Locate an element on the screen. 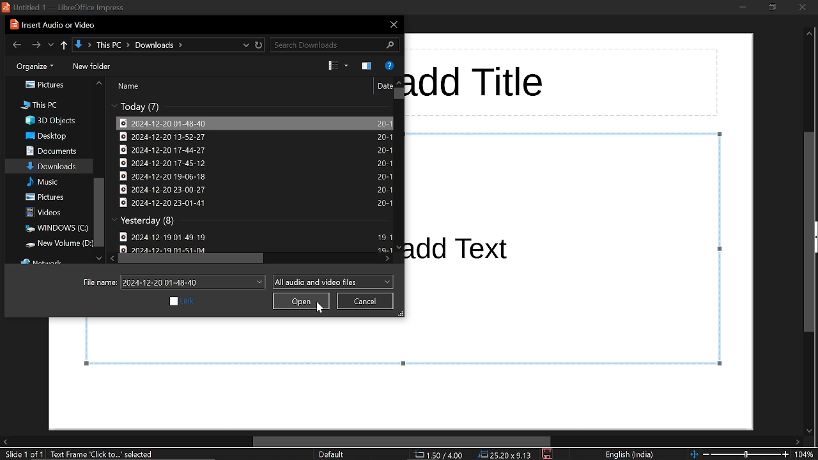 The width and height of the screenshot is (818, 460). search is located at coordinates (335, 44).